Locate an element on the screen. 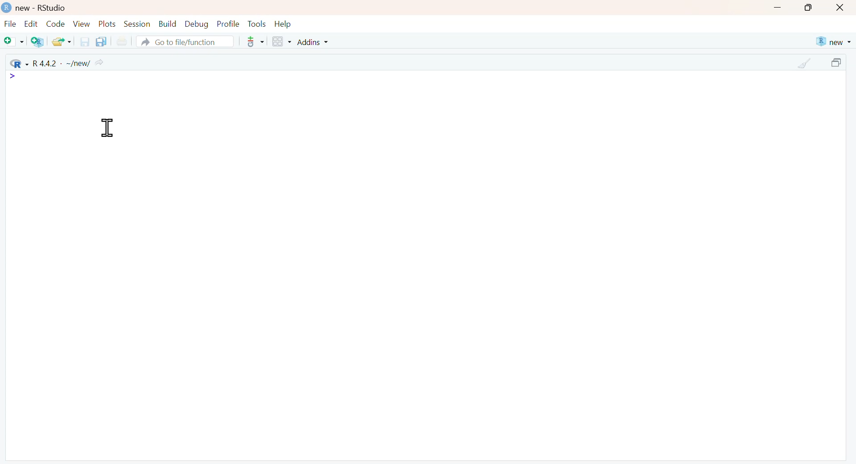 The width and height of the screenshot is (856, 464). Profile is located at coordinates (229, 24).